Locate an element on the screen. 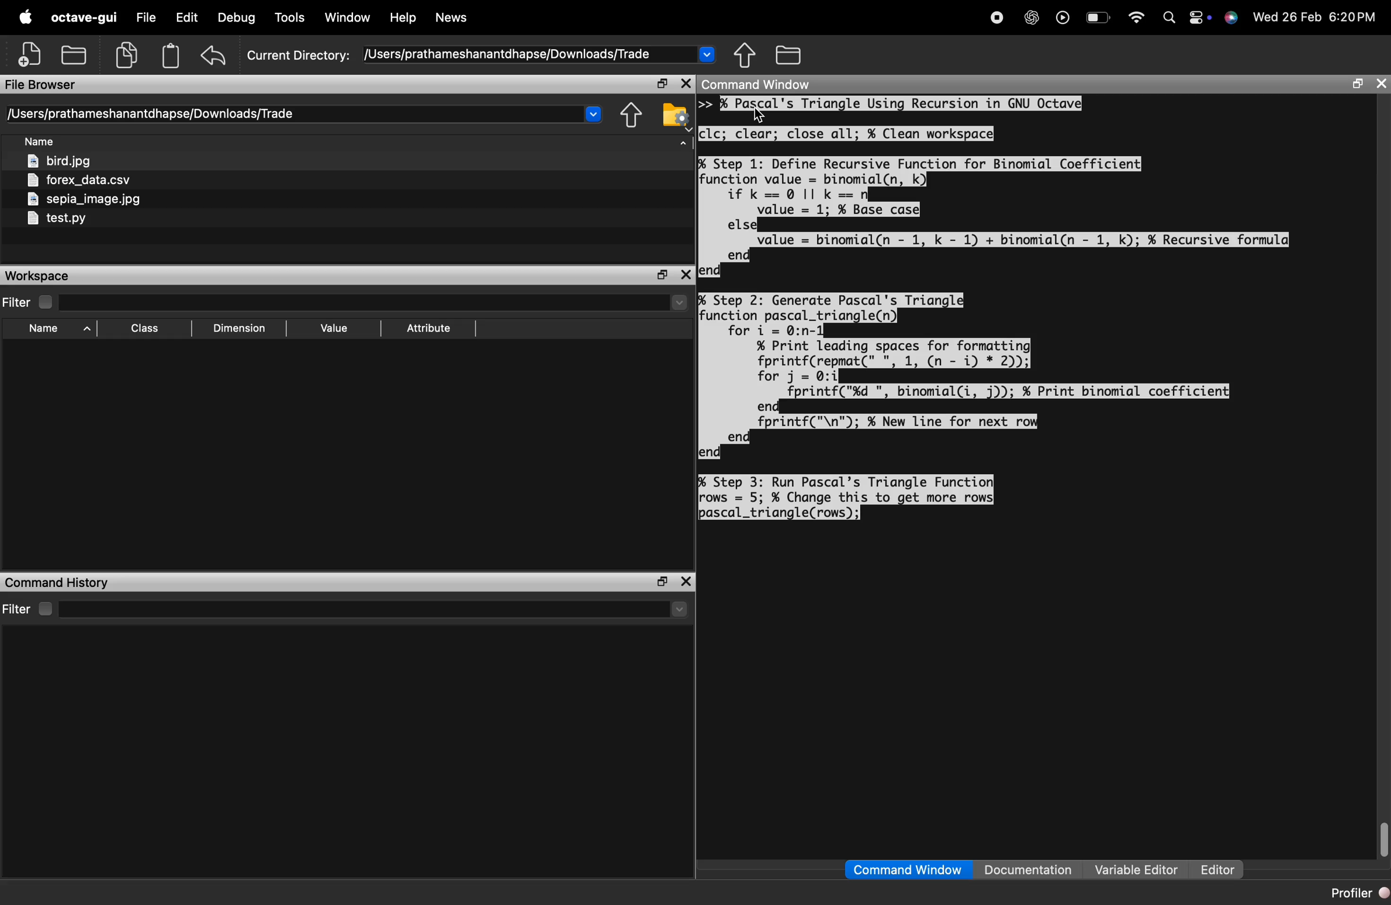 Image resolution: width=1391 pixels, height=905 pixels. New file is located at coordinates (29, 54).